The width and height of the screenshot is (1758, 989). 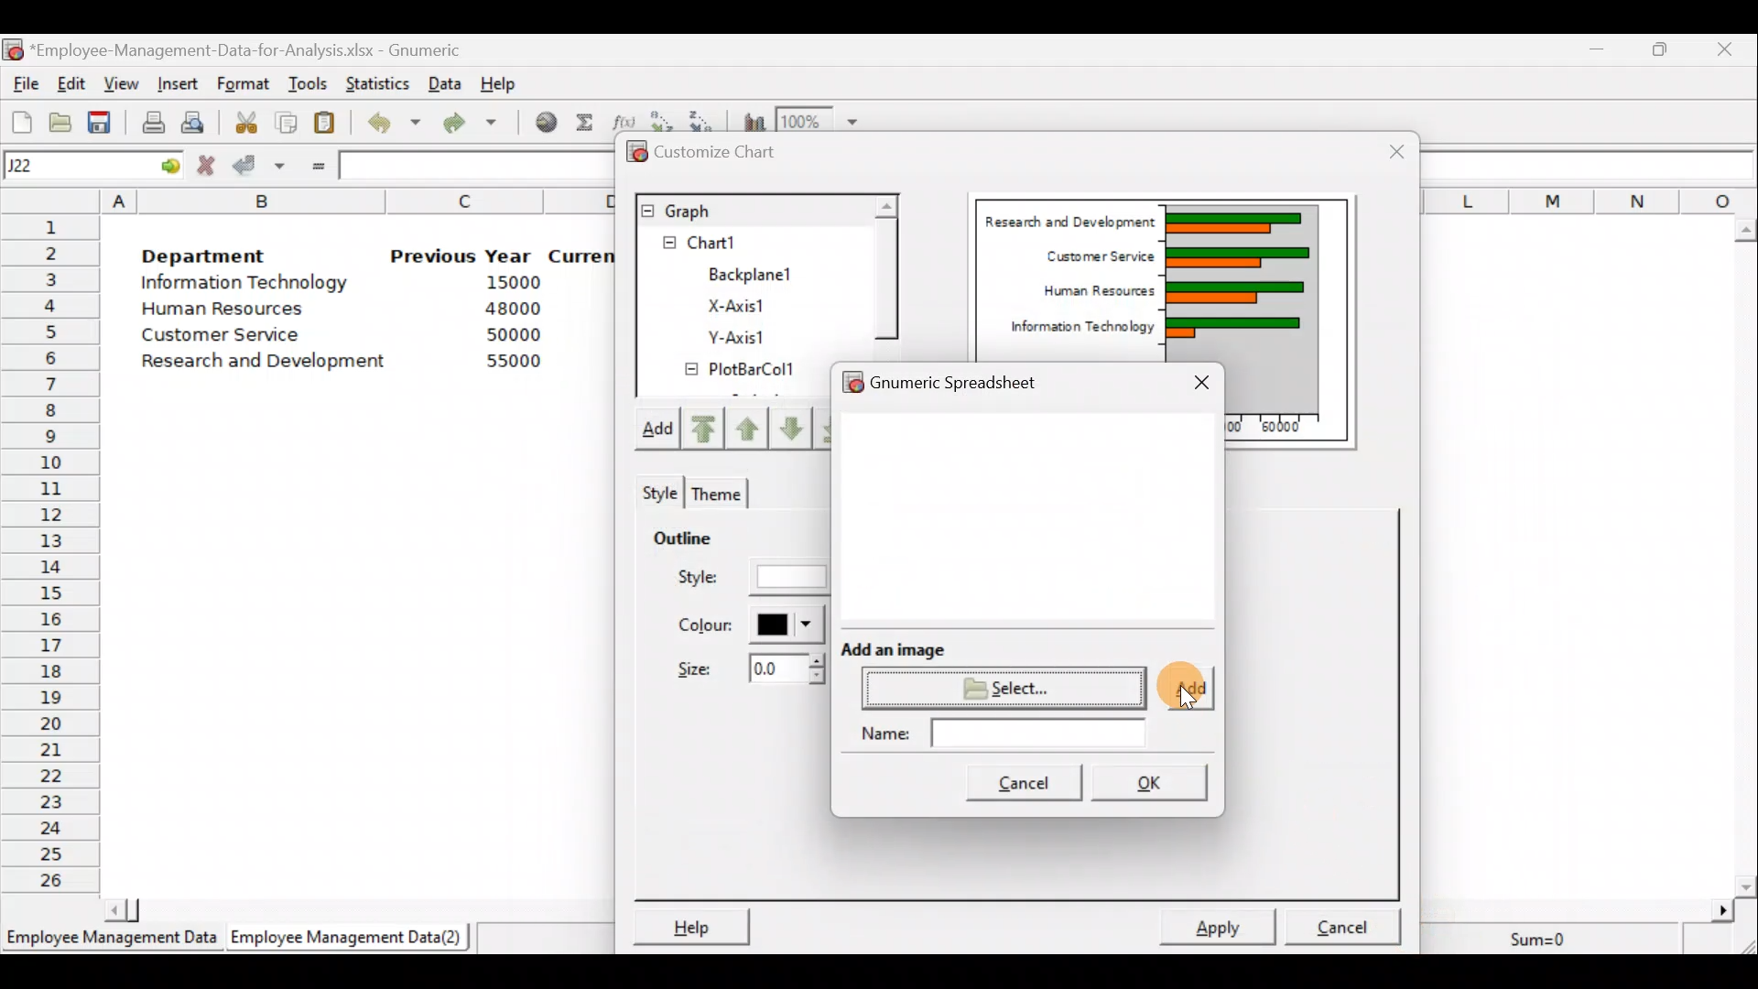 What do you see at coordinates (977, 378) in the screenshot?
I see `Gnumeric spreadsheet` at bounding box center [977, 378].